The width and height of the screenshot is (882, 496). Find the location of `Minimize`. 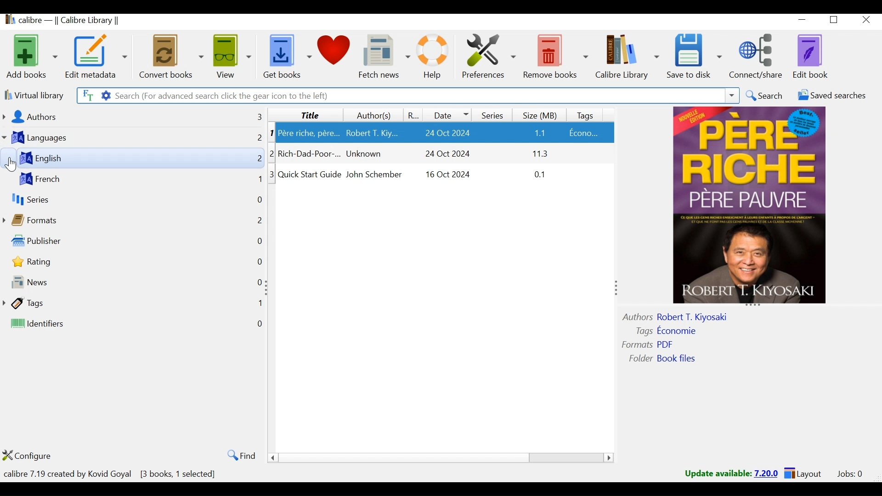

Minimize is located at coordinates (803, 21).